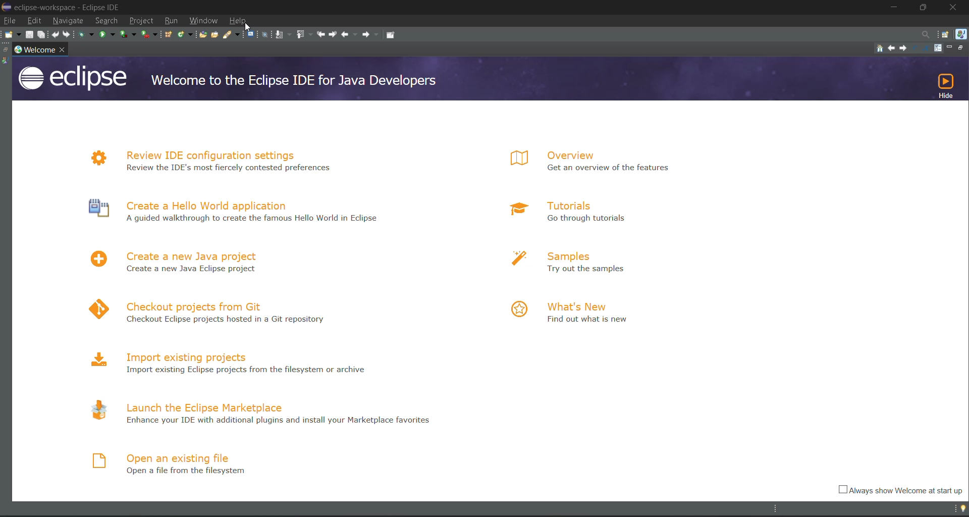 Image resolution: width=969 pixels, height=517 pixels. I want to click on open an existing file, so click(170, 456).